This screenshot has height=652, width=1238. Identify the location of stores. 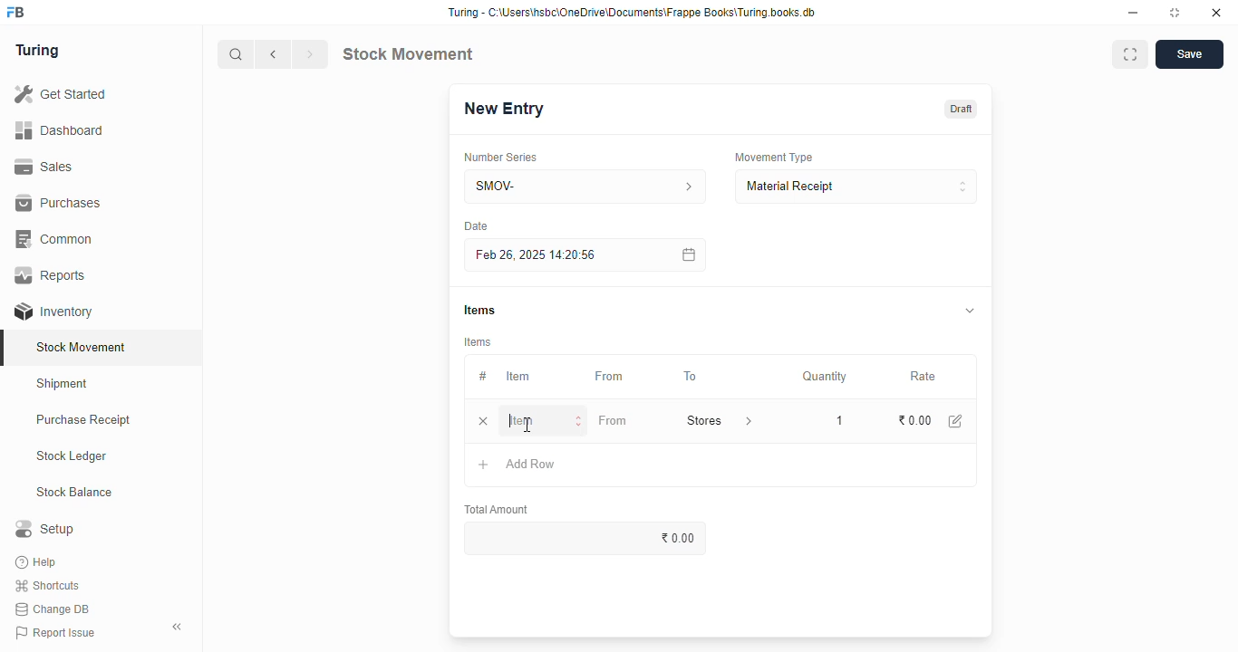
(719, 420).